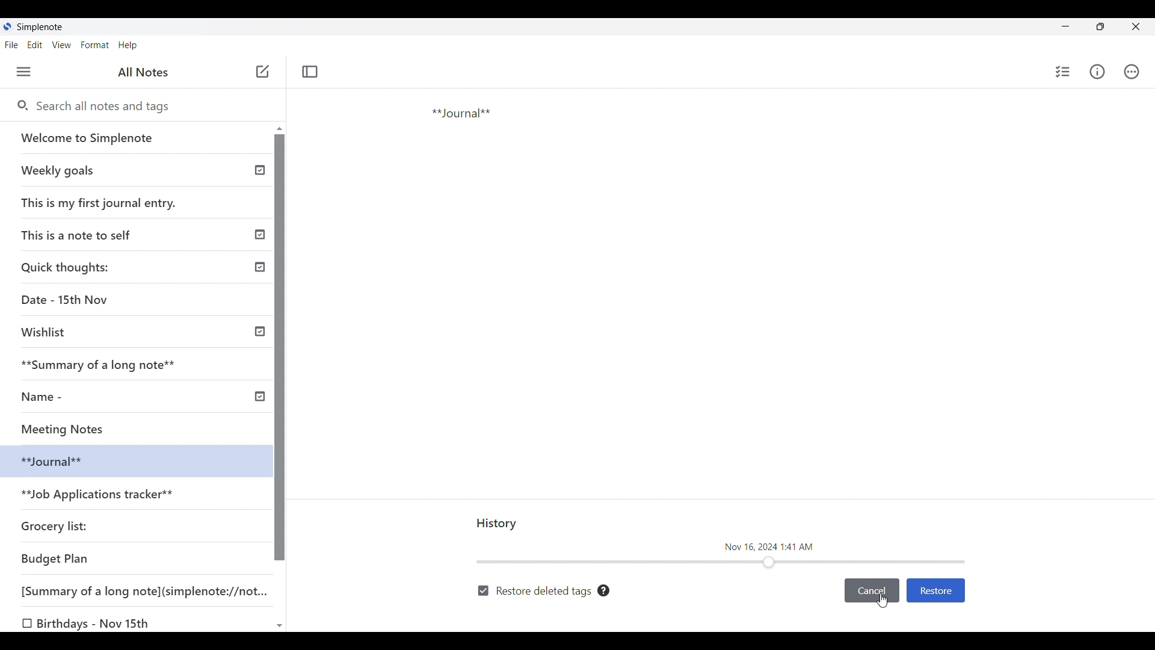 The image size is (1155, 650). What do you see at coordinates (1135, 26) in the screenshot?
I see `Close interface` at bounding box center [1135, 26].